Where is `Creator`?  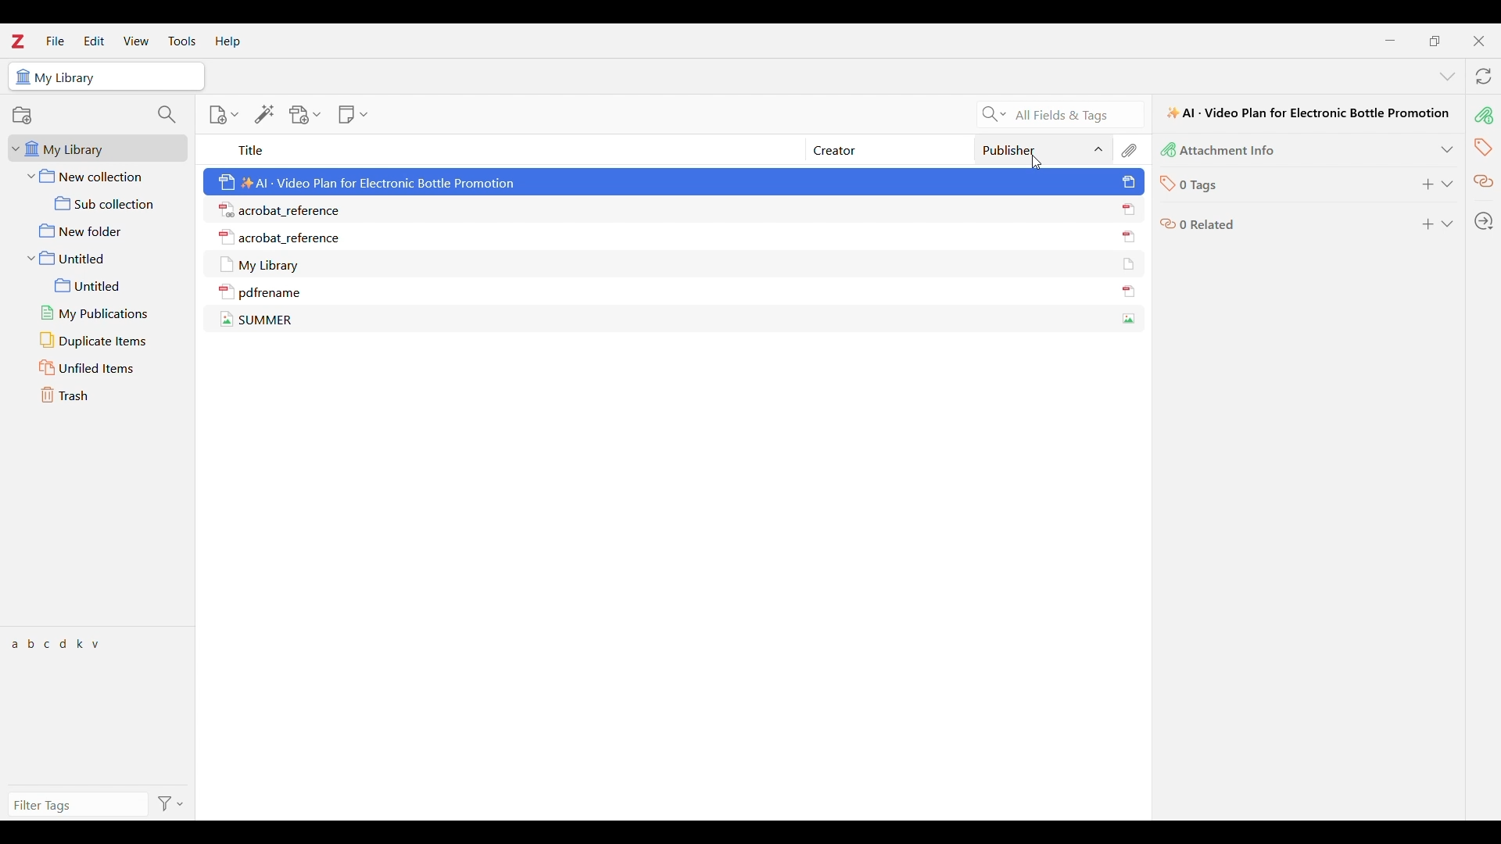
Creator is located at coordinates (891, 149).